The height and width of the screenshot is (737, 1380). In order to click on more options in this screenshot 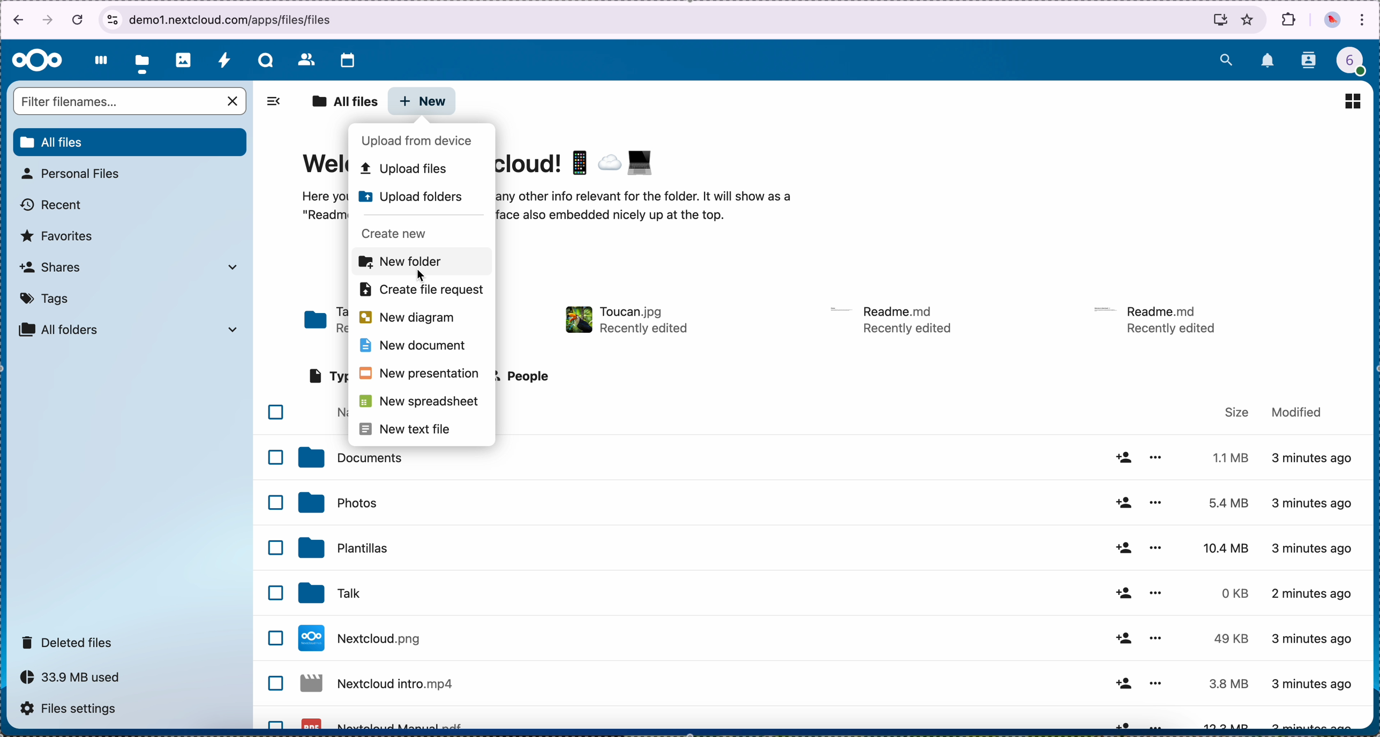, I will do `click(1154, 683)`.